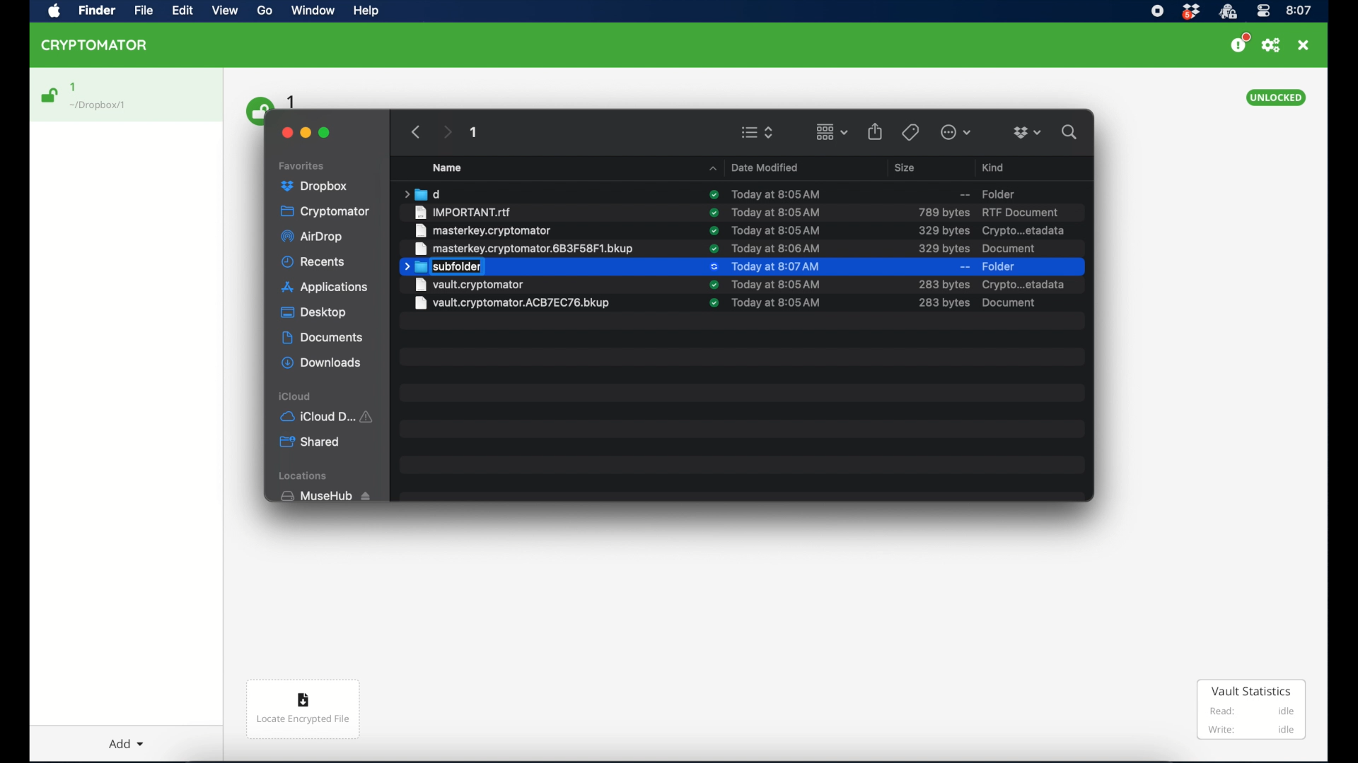 Image resolution: width=1358 pixels, height=763 pixels. Describe the element at coordinates (322, 338) in the screenshot. I see `documents` at that location.